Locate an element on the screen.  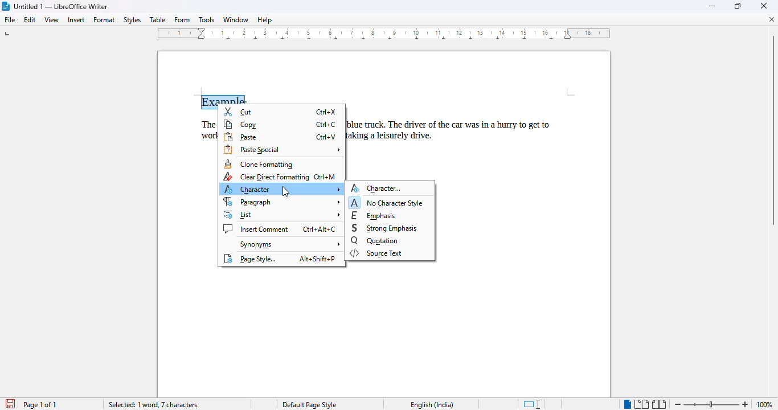
Ctrl+V is located at coordinates (326, 137).